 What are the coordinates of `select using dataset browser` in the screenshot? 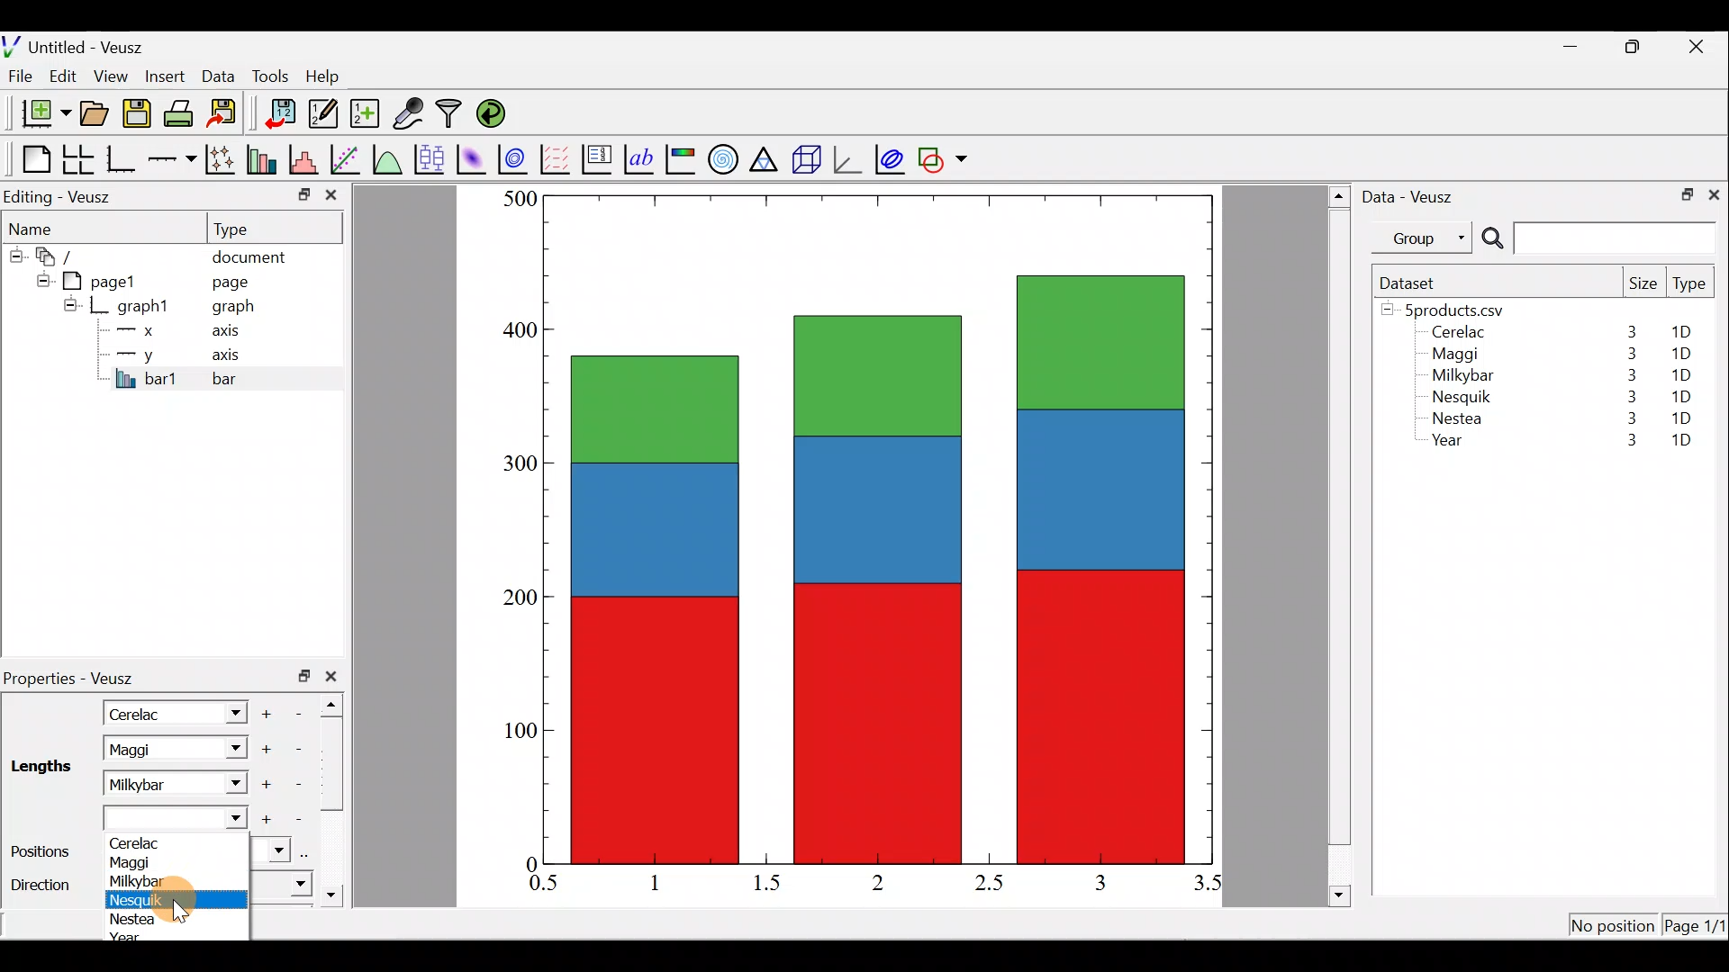 It's located at (309, 851).